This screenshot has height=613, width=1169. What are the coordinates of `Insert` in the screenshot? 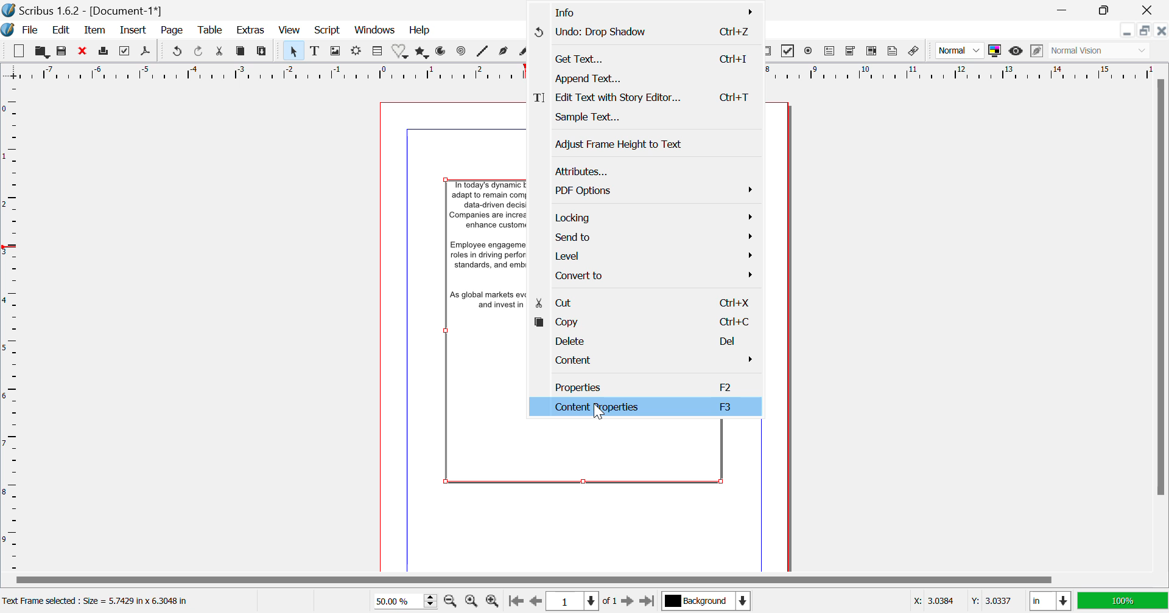 It's located at (135, 30).